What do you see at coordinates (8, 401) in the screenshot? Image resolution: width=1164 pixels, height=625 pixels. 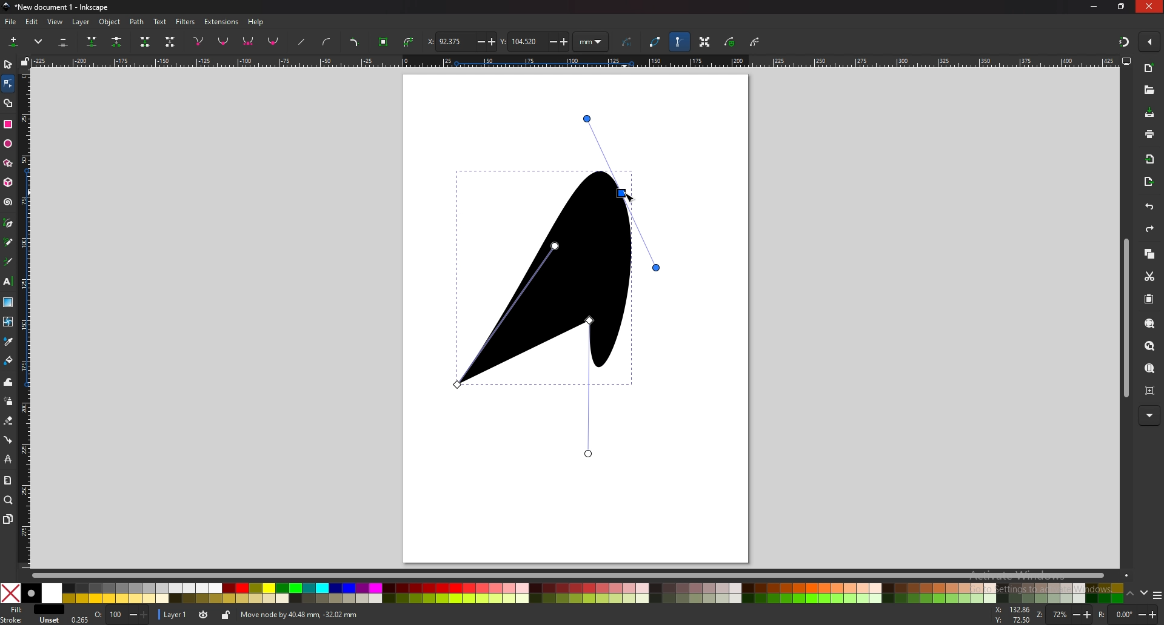 I see `spray` at bounding box center [8, 401].